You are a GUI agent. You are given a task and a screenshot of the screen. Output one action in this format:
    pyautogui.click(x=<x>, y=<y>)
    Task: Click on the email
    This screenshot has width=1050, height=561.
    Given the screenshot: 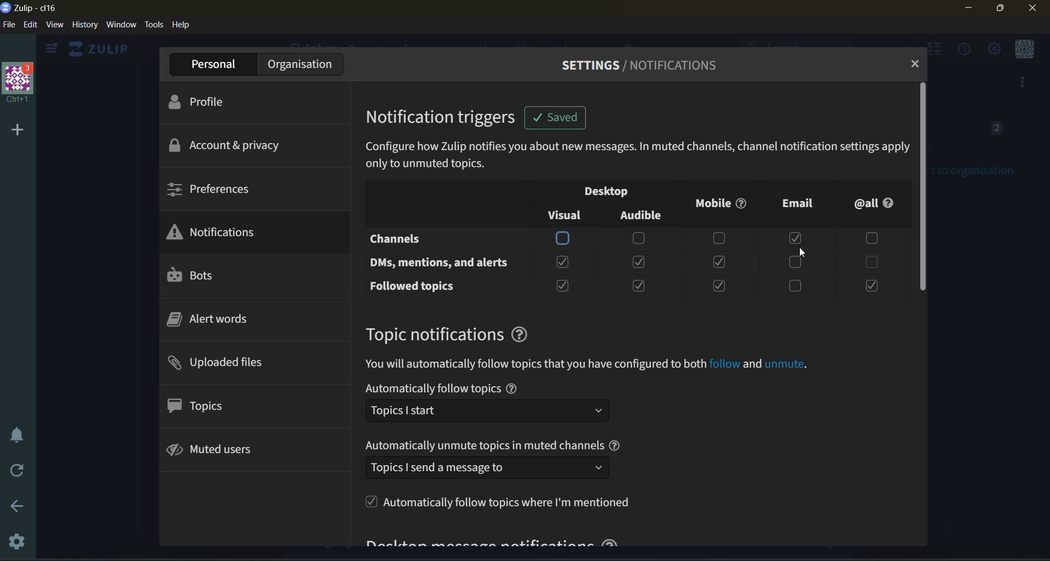 What is the action you would take?
    pyautogui.click(x=790, y=204)
    